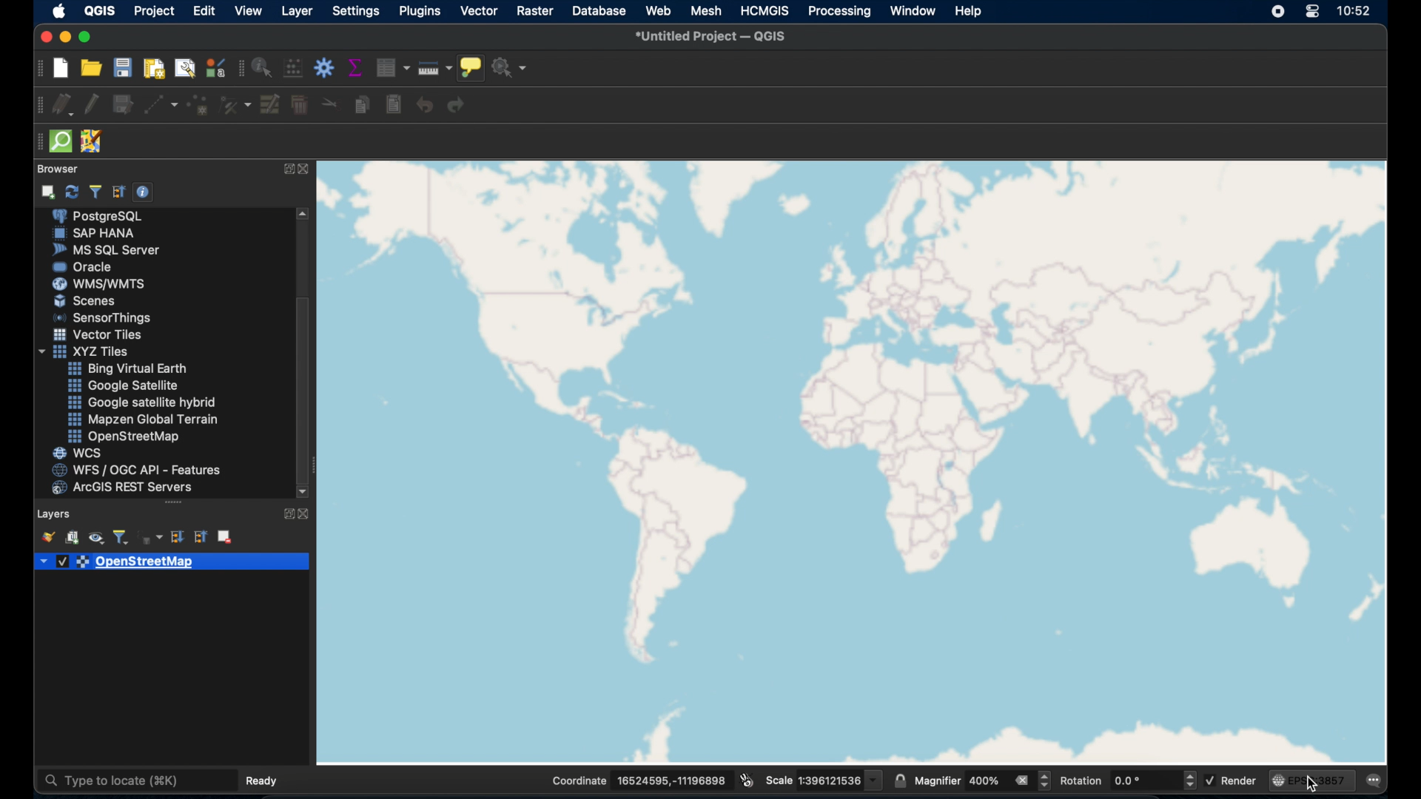 The image size is (1421, 799). I want to click on QGIS, so click(101, 10).